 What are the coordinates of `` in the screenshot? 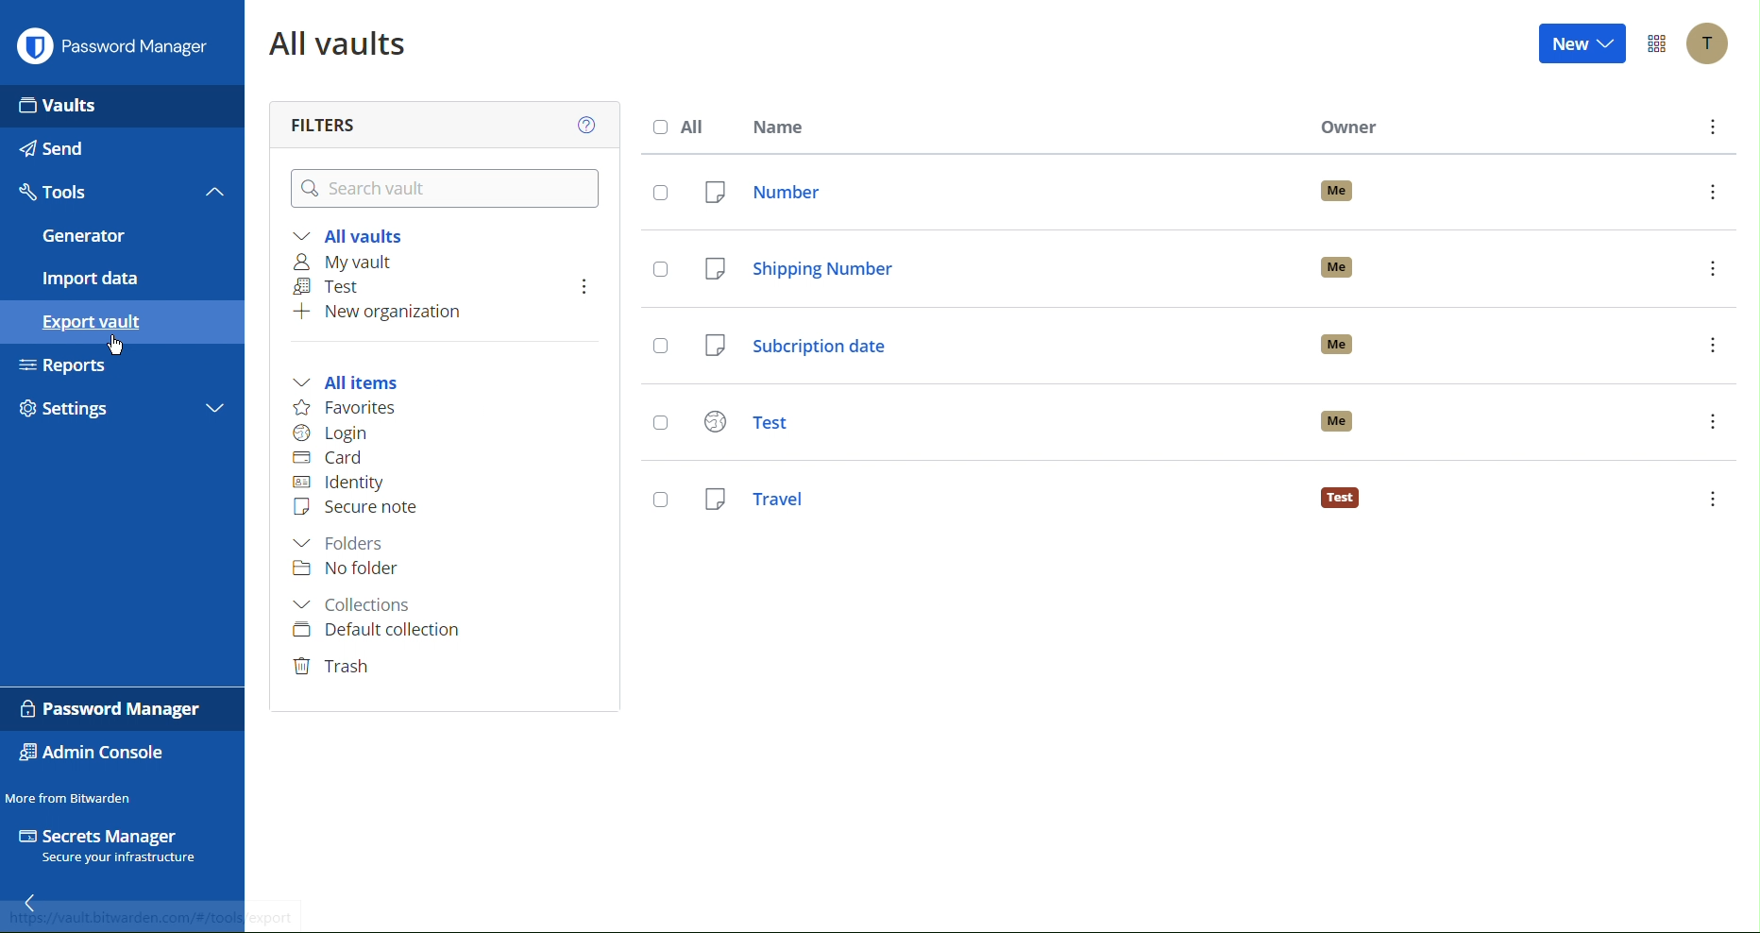 It's located at (375, 629).